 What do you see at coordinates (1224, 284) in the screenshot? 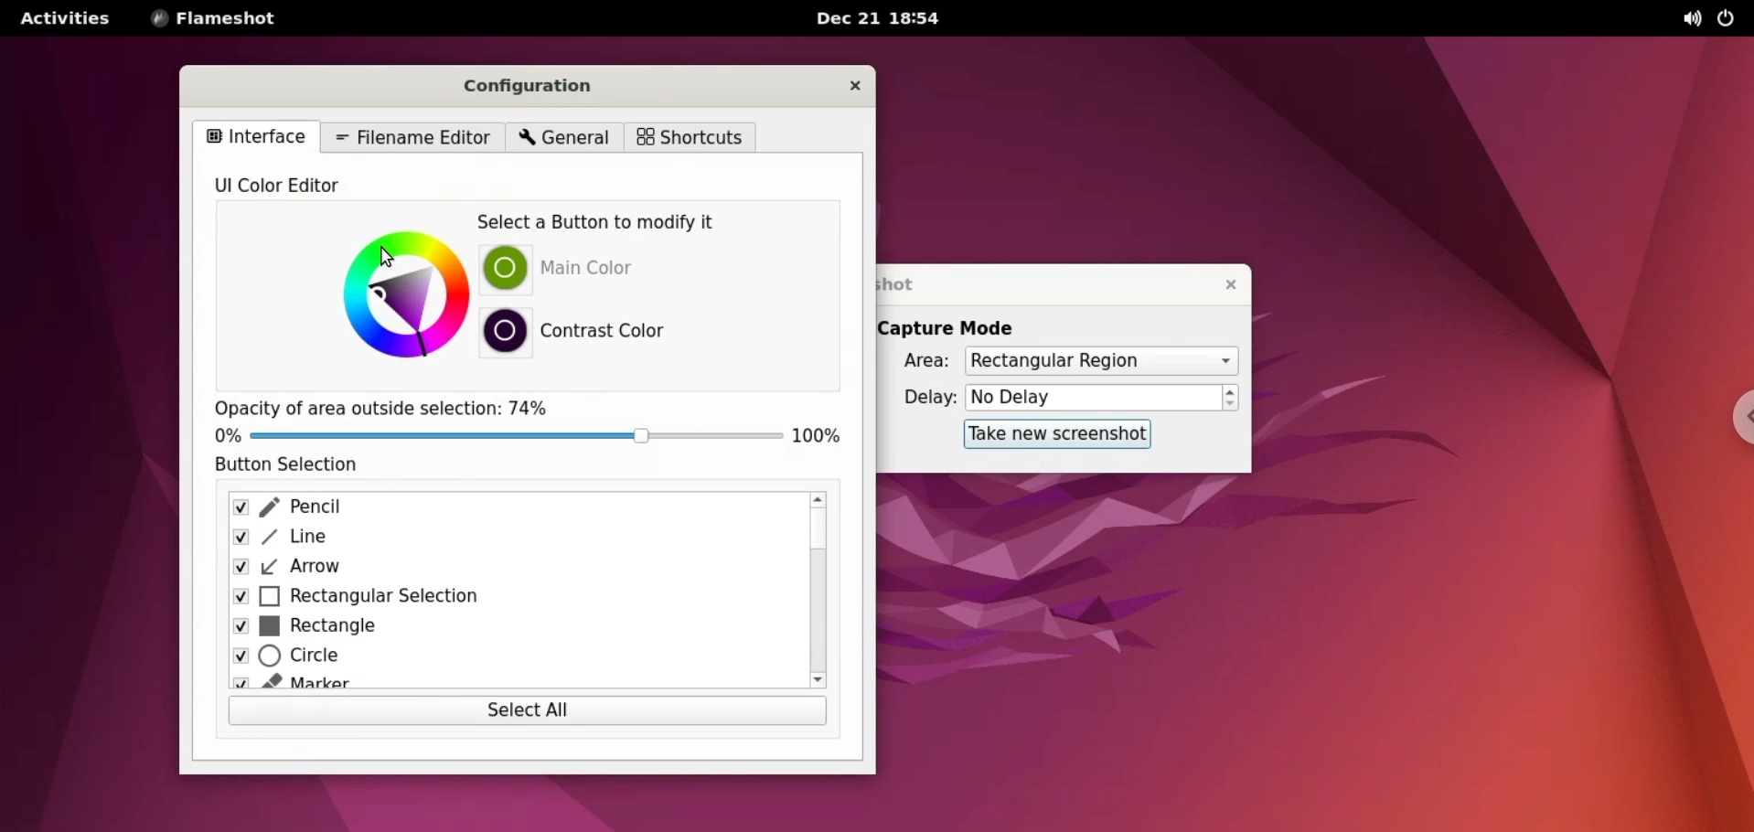
I see `close` at bounding box center [1224, 284].